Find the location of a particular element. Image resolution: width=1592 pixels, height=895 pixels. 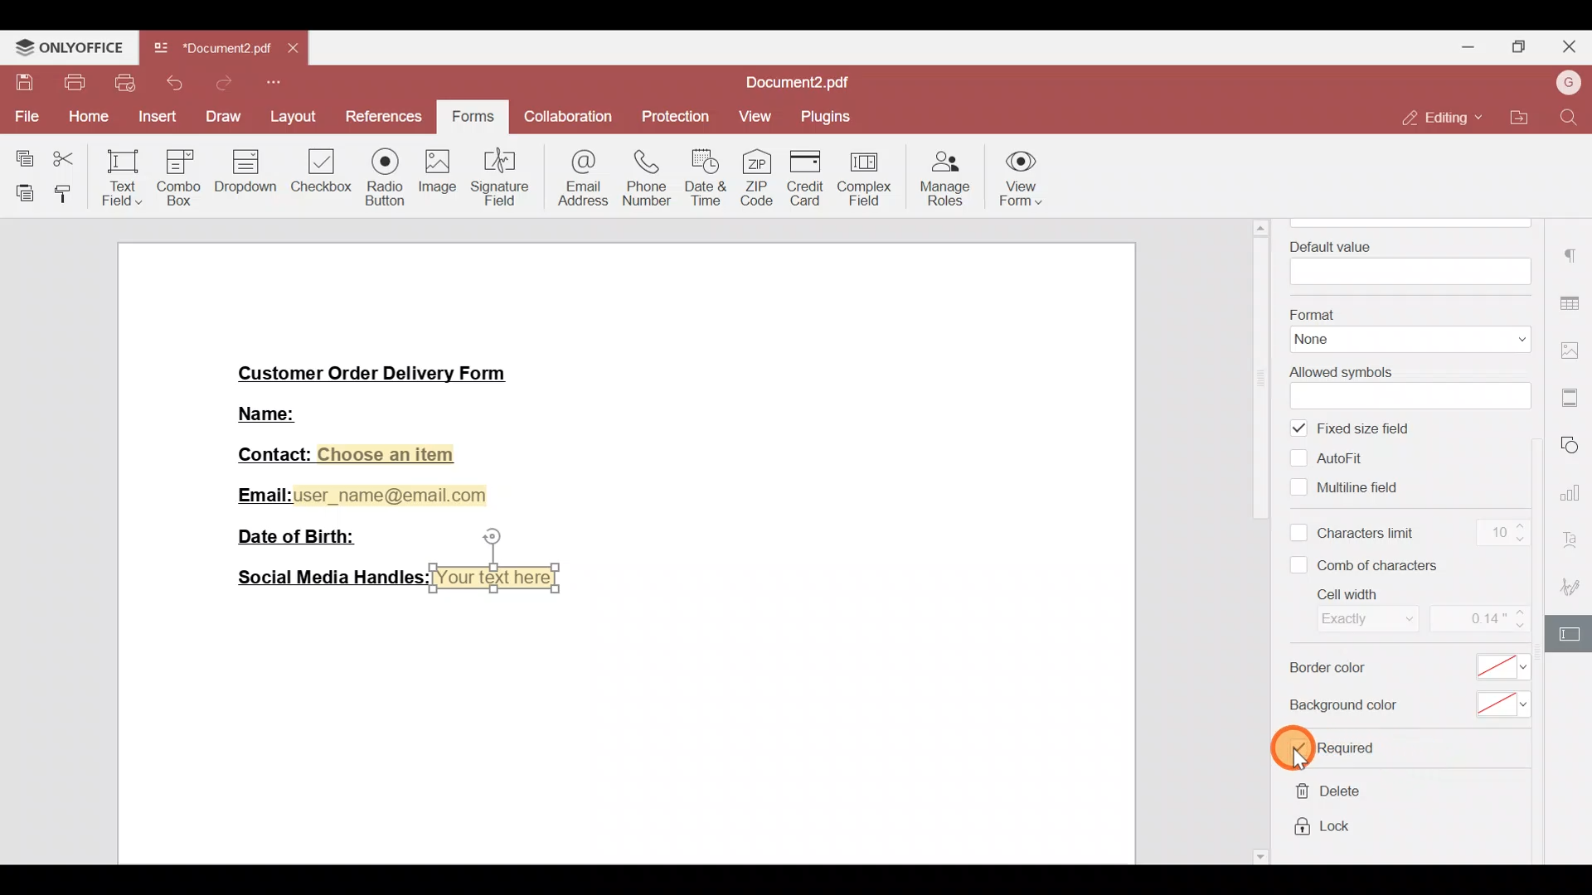

Your text here is located at coordinates (499, 578).